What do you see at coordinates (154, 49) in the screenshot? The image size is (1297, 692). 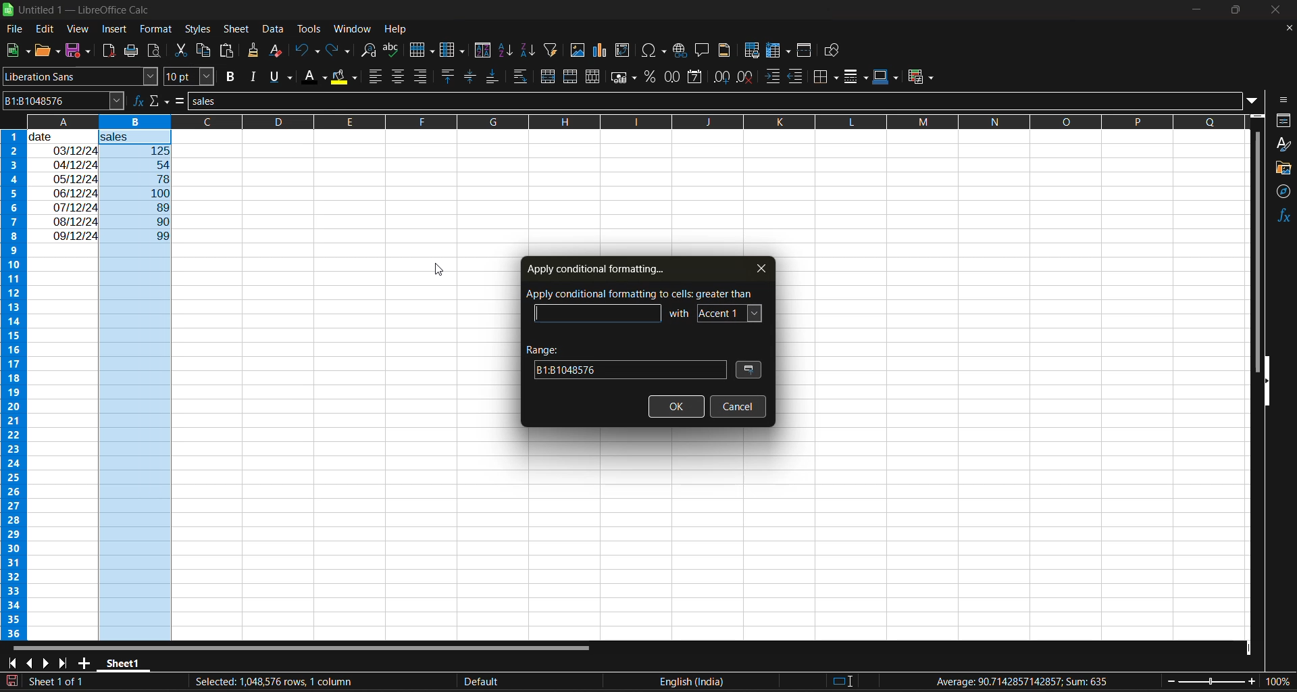 I see `toggle print preview` at bounding box center [154, 49].